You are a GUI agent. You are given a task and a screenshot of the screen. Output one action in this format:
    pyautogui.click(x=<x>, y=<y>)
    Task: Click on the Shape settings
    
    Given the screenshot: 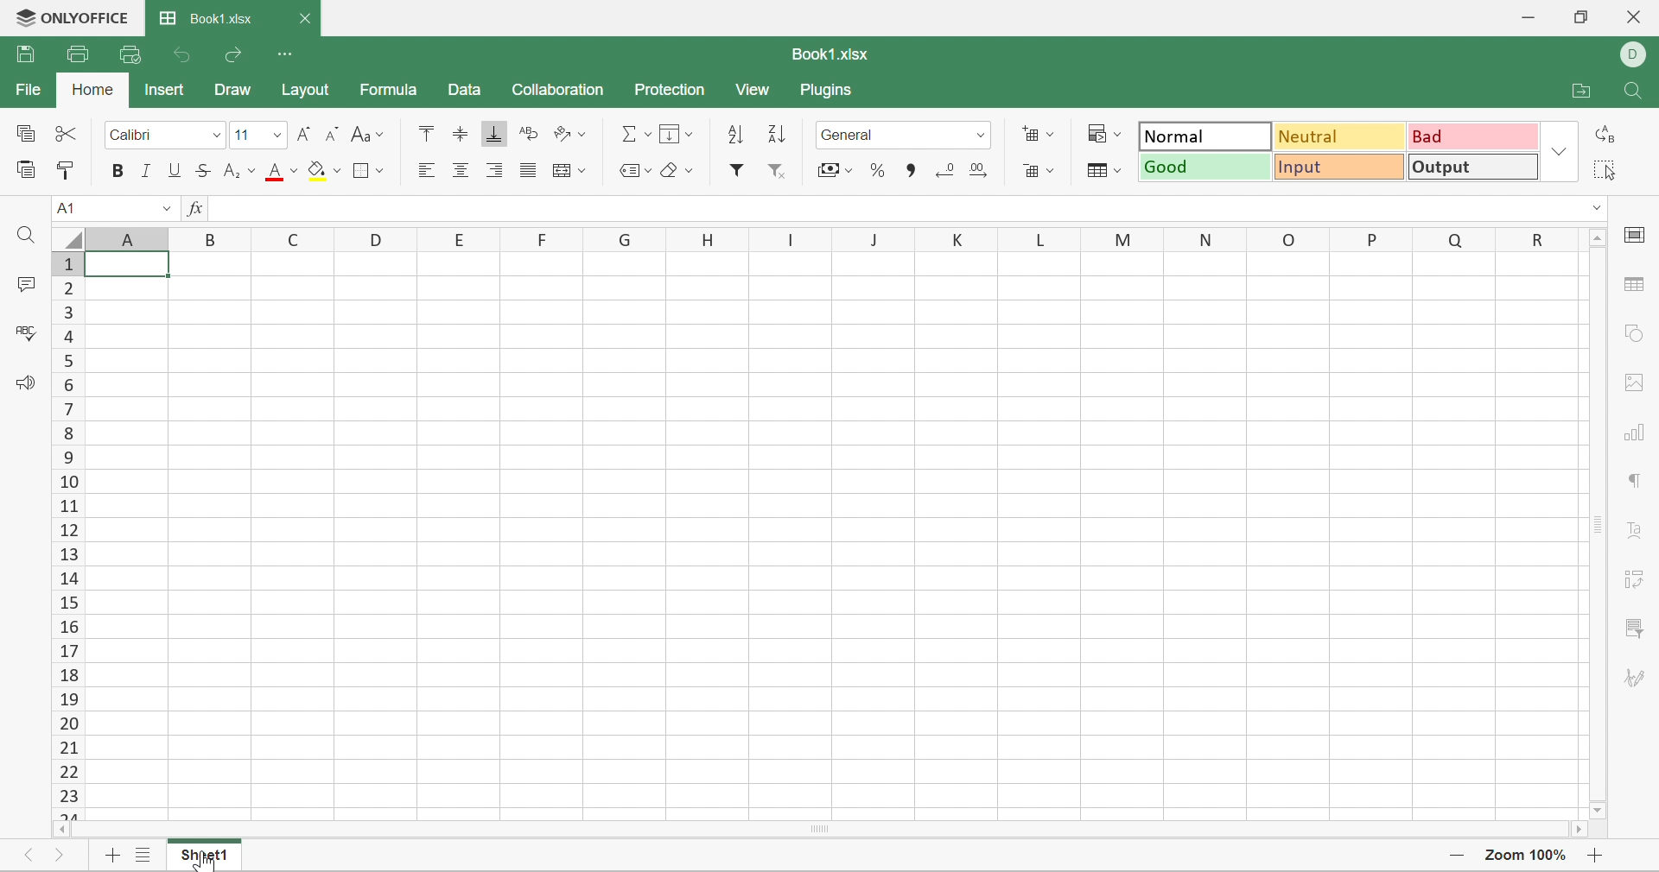 What is the action you would take?
    pyautogui.click(x=1633, y=333)
    